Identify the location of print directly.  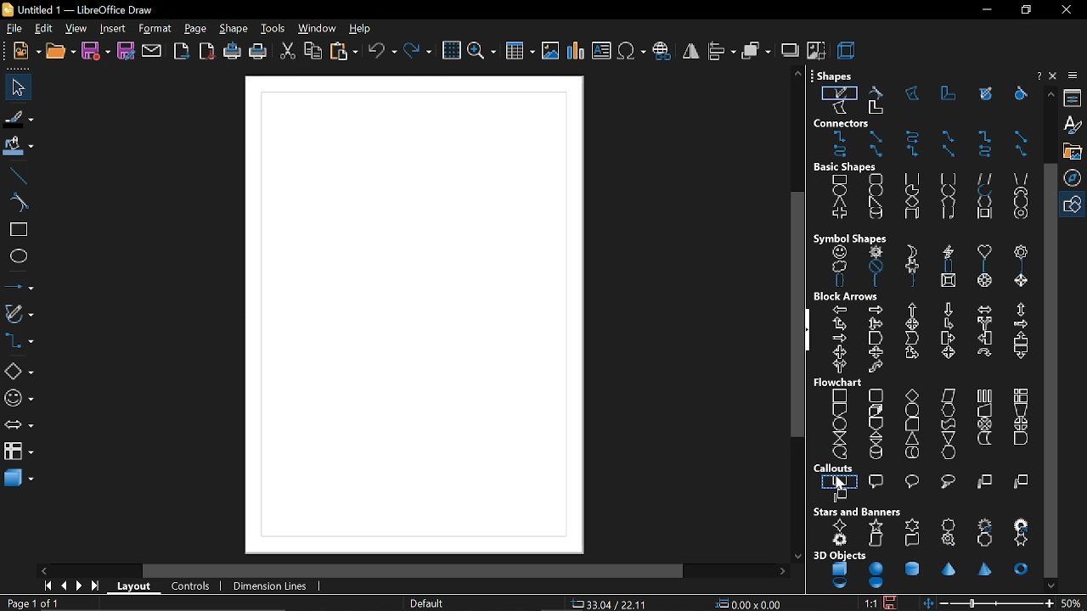
(233, 53).